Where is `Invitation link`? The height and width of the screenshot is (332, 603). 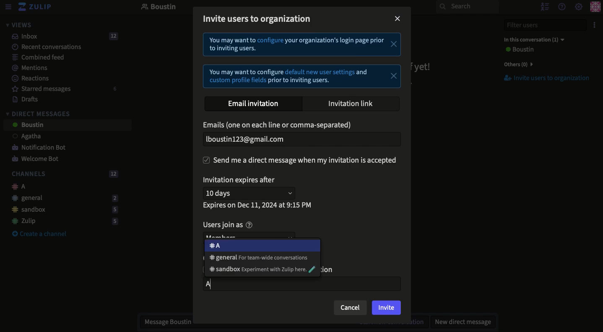
Invitation link is located at coordinates (351, 103).